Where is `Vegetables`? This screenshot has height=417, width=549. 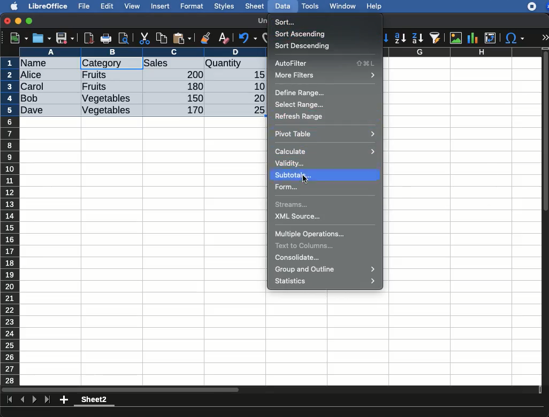 Vegetables is located at coordinates (107, 99).